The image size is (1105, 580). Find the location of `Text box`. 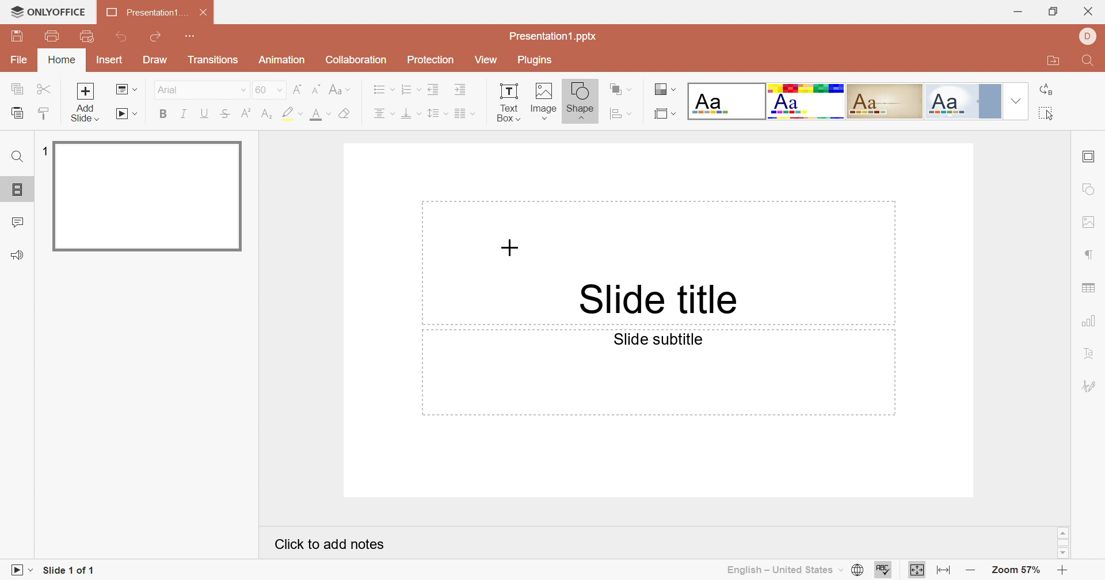

Text box is located at coordinates (508, 103).